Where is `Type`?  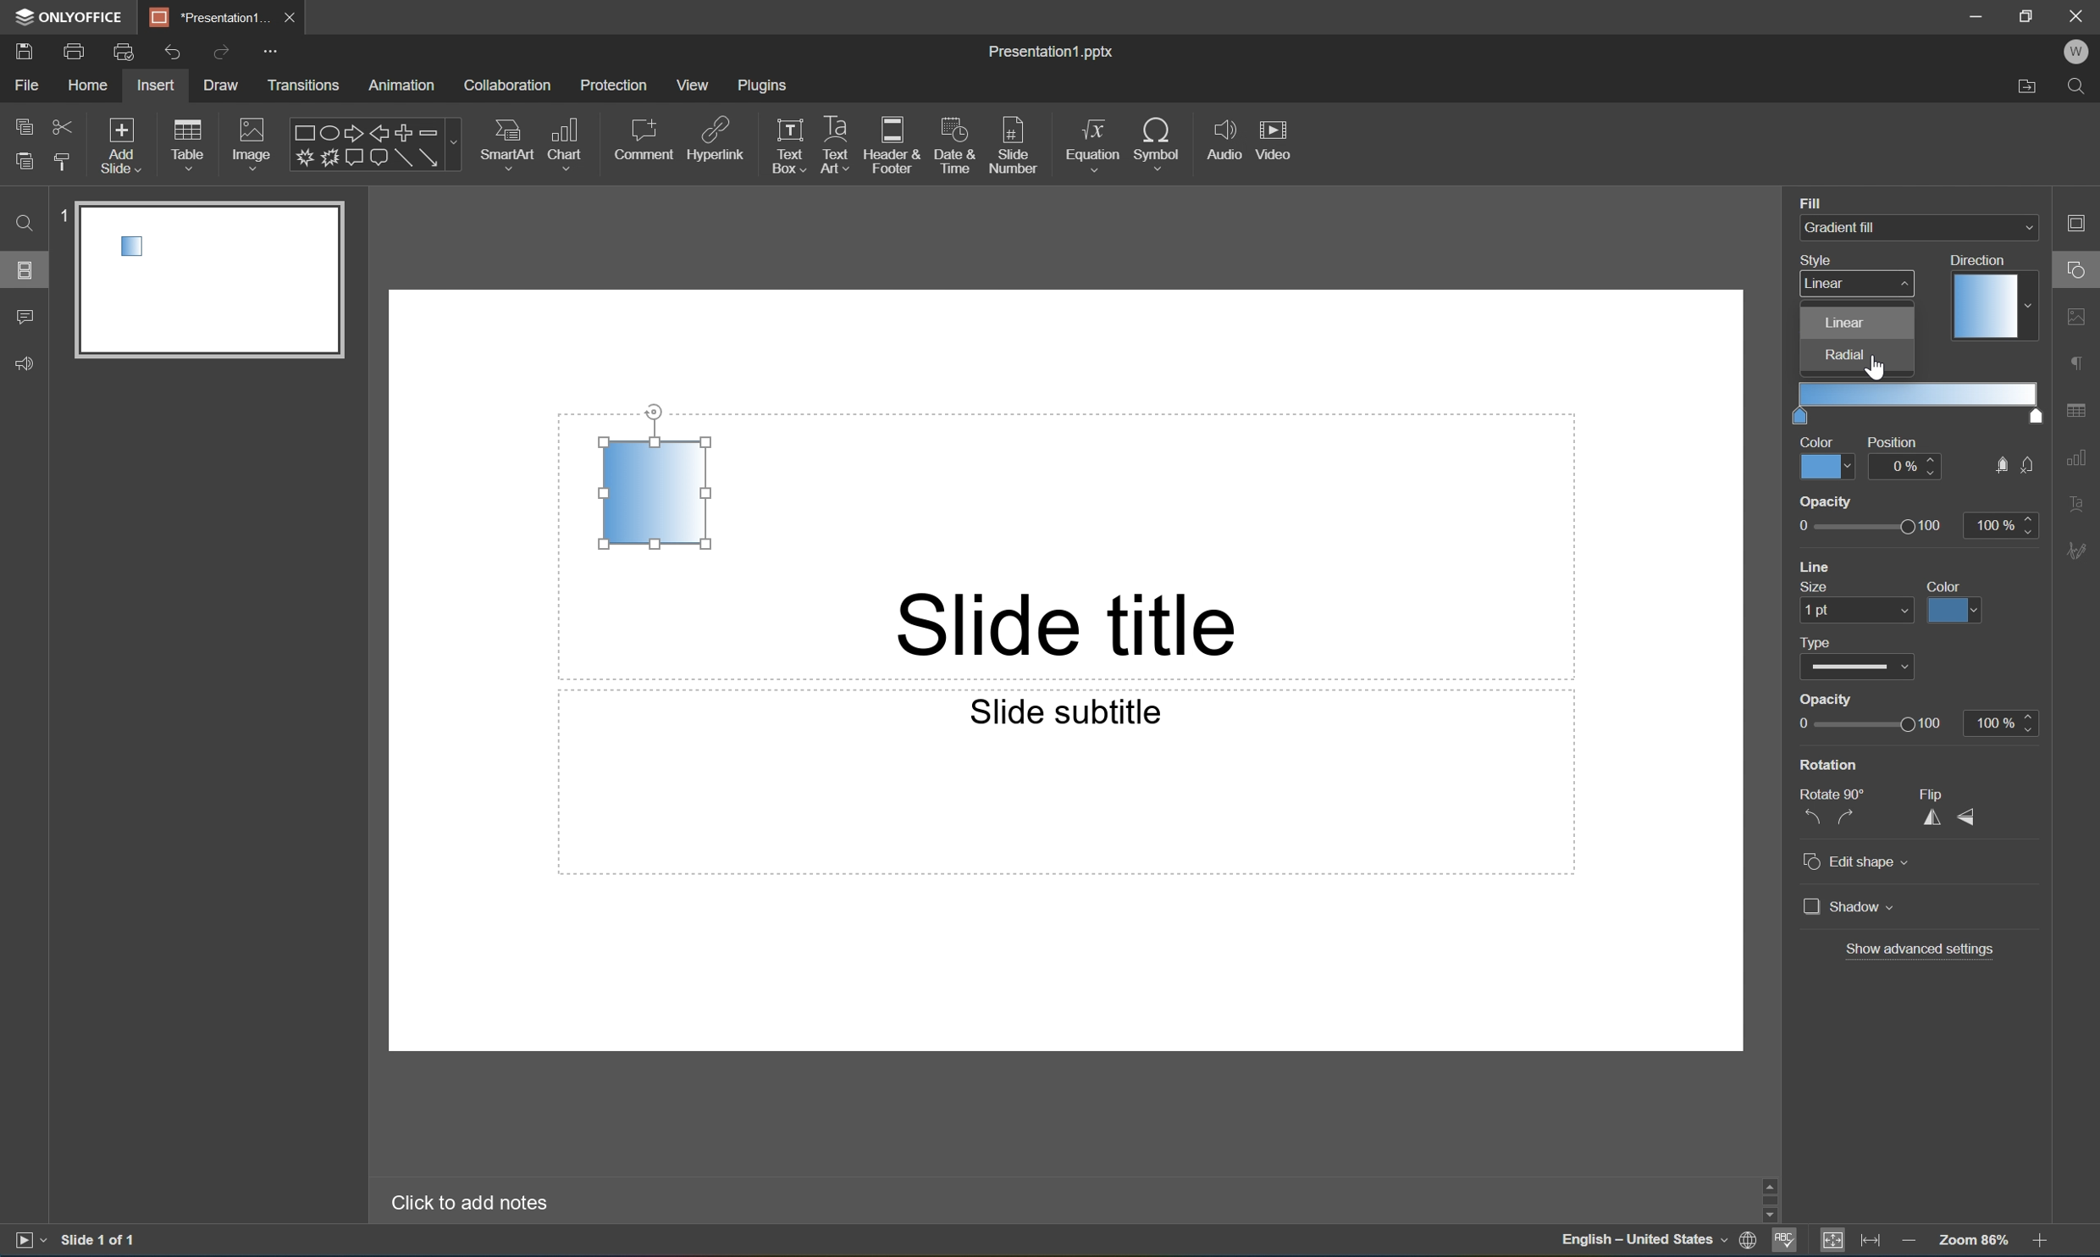 Type is located at coordinates (1816, 641).